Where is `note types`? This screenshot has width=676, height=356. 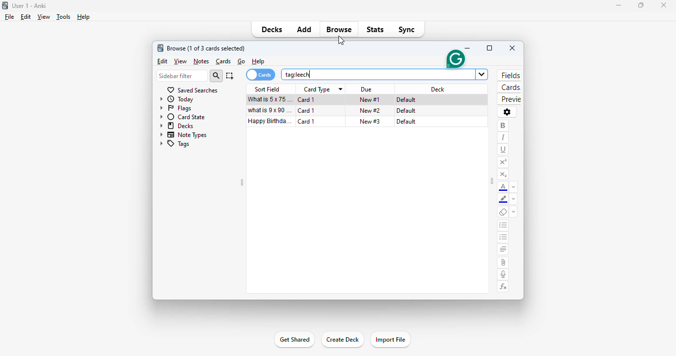 note types is located at coordinates (184, 135).